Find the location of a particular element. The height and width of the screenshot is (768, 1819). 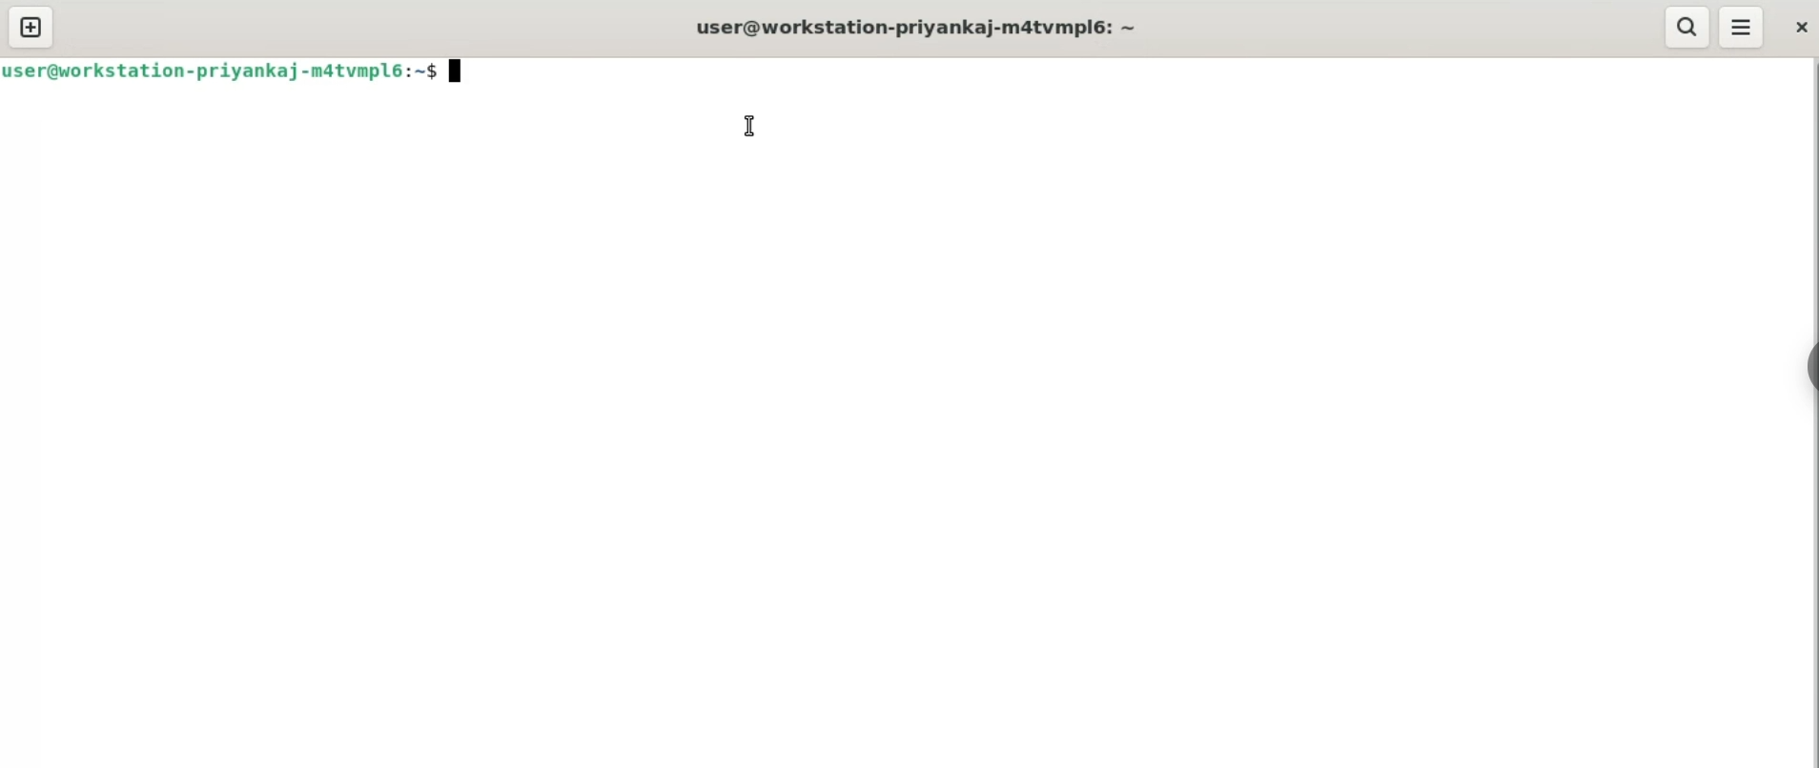

close is located at coordinates (1803, 23).